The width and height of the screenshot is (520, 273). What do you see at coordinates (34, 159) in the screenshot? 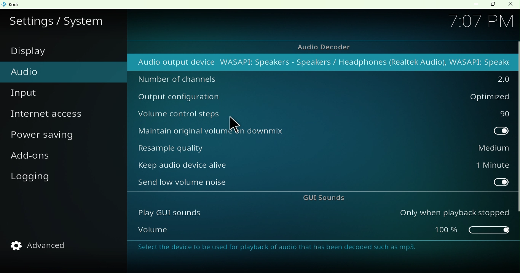
I see `Add-ons` at bounding box center [34, 159].